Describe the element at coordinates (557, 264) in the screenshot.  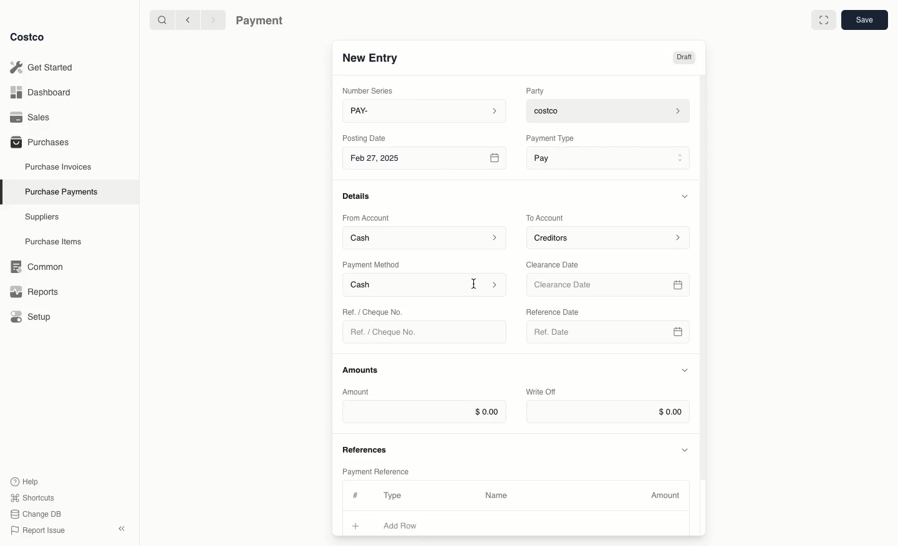
I see `Clearance Date` at that location.